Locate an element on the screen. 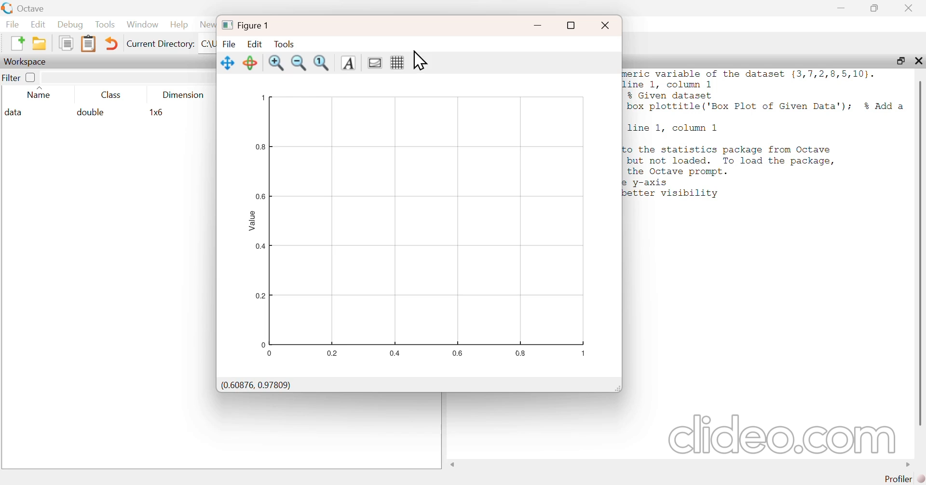 This screenshot has height=485, width=926. data is located at coordinates (17, 112).